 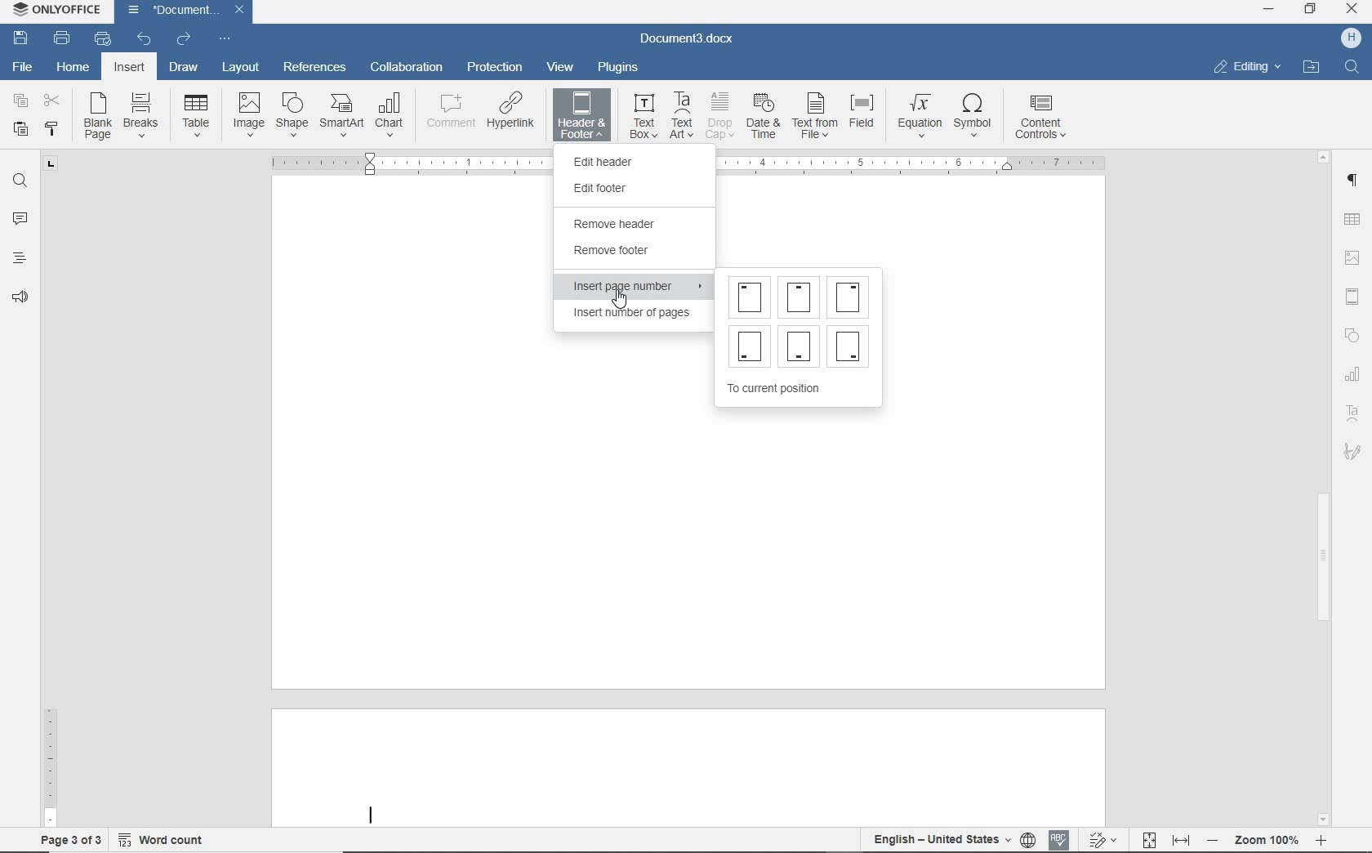 What do you see at coordinates (562, 67) in the screenshot?
I see `VIEW` at bounding box center [562, 67].